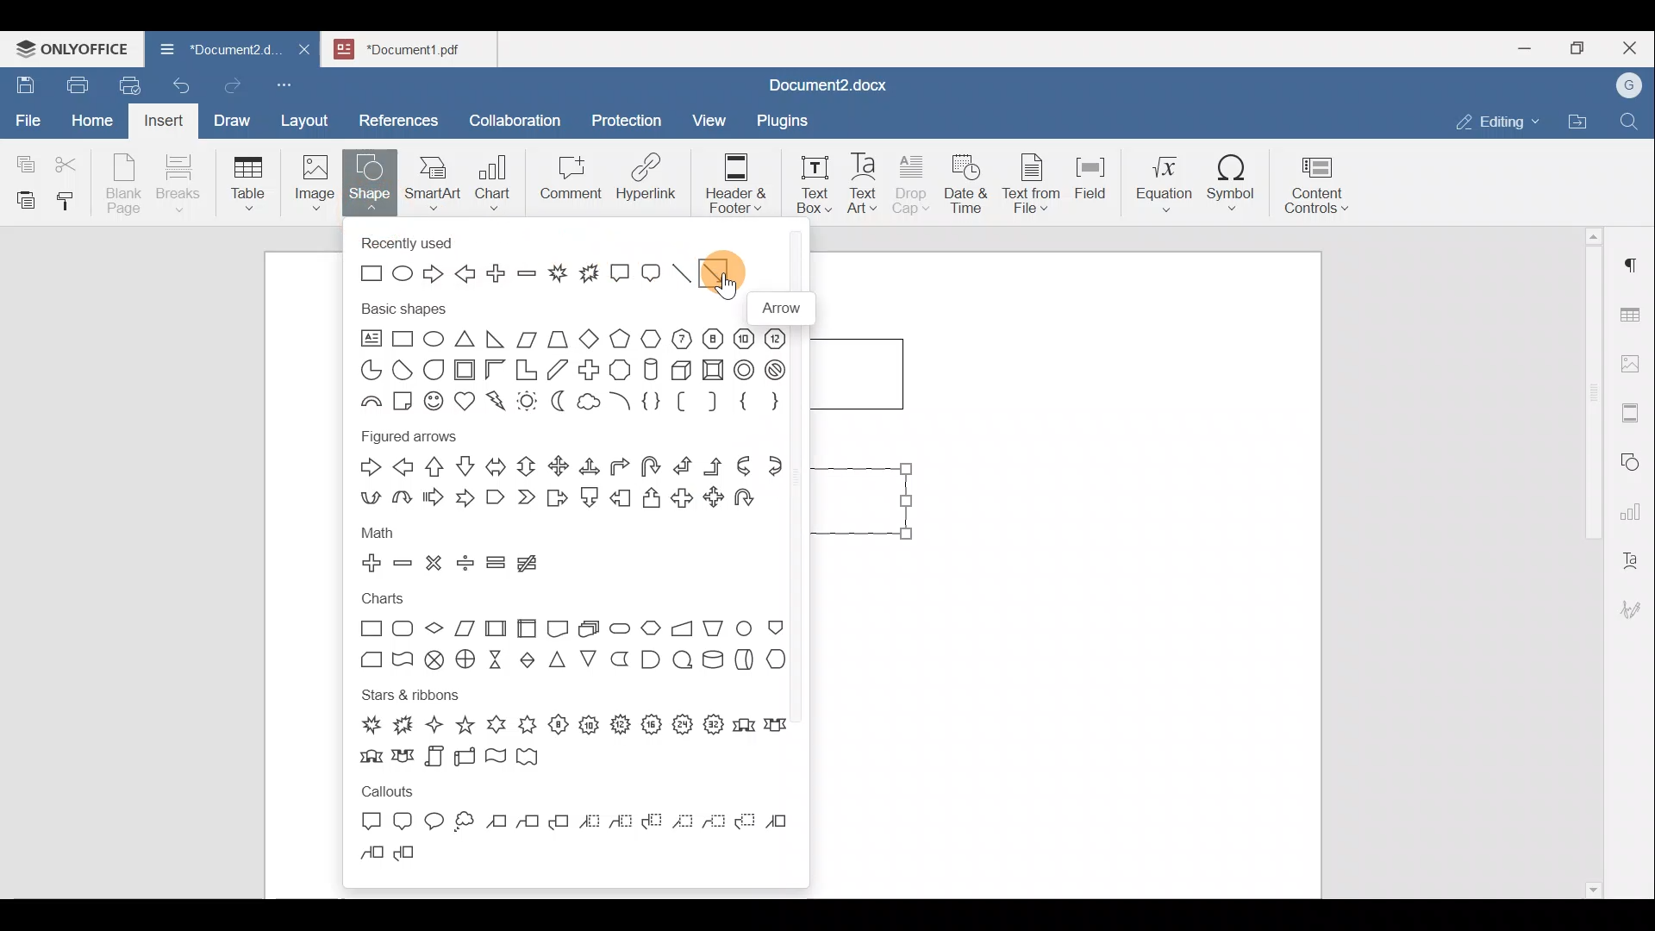 The image size is (1655, 931). Describe the element at coordinates (798, 561) in the screenshot. I see `Scroll bar` at that location.